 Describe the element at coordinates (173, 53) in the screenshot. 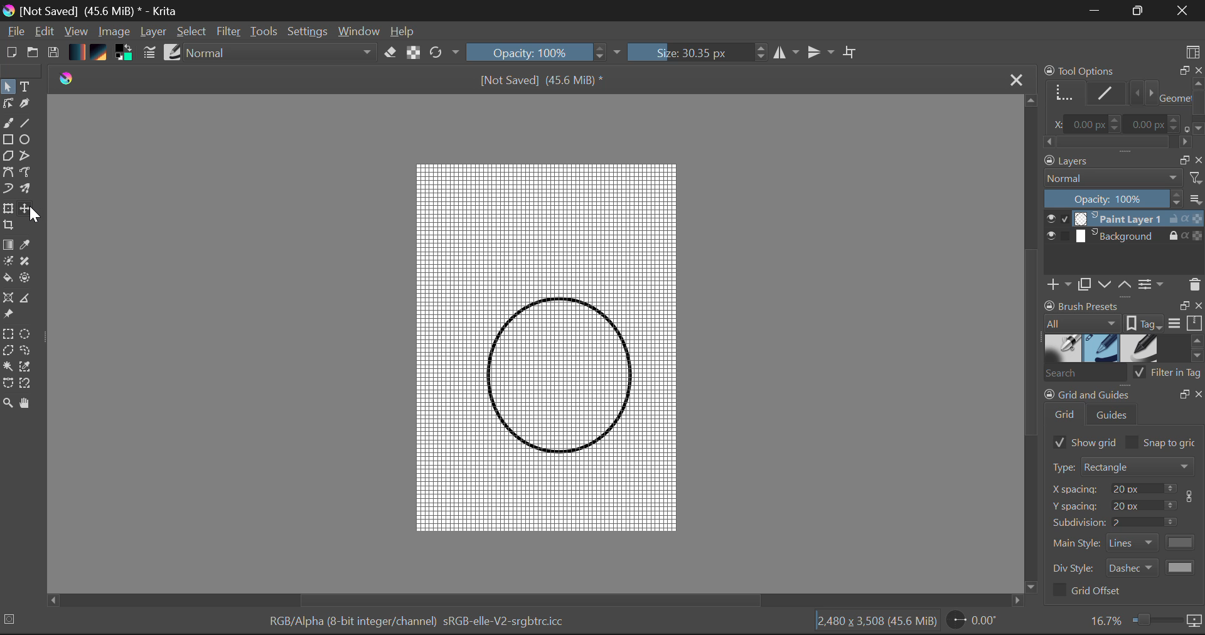

I see `Brush Presets` at that location.